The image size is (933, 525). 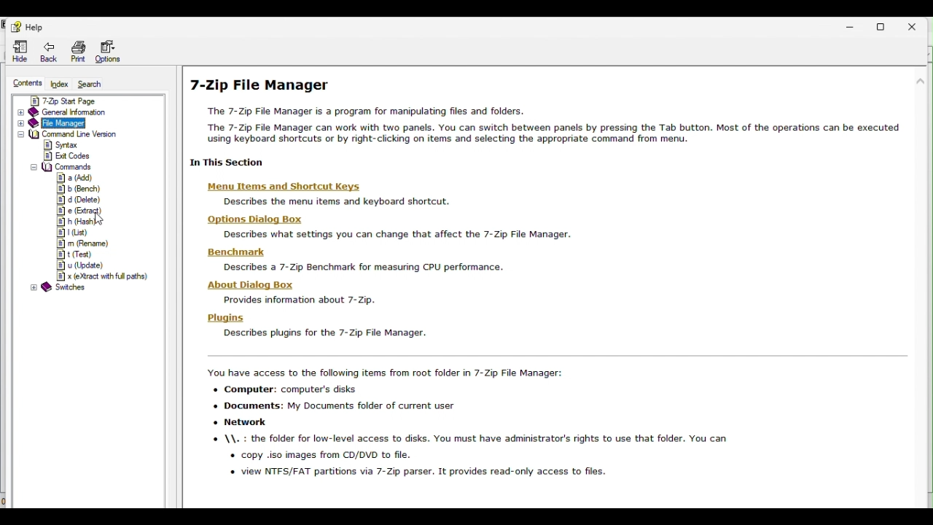 I want to click on print, so click(x=78, y=51).